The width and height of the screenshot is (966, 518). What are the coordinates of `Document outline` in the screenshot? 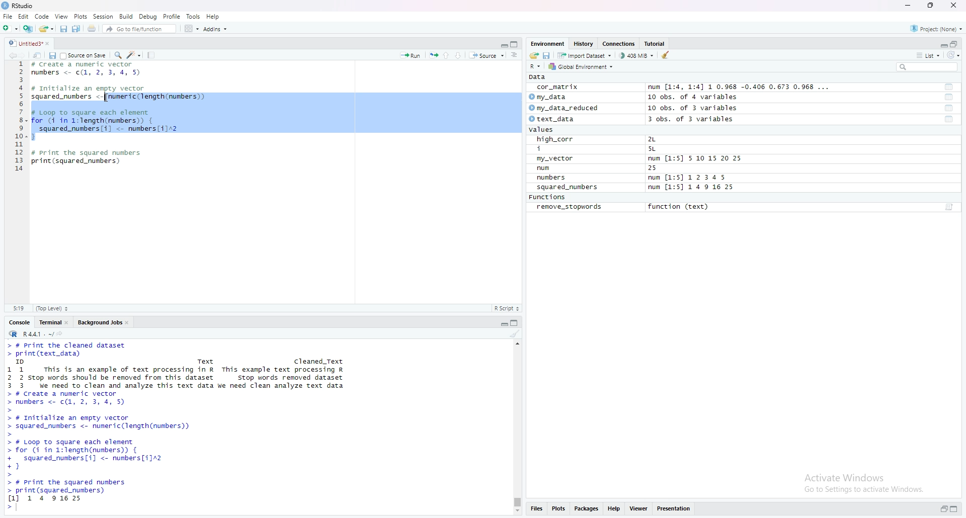 It's located at (515, 55).